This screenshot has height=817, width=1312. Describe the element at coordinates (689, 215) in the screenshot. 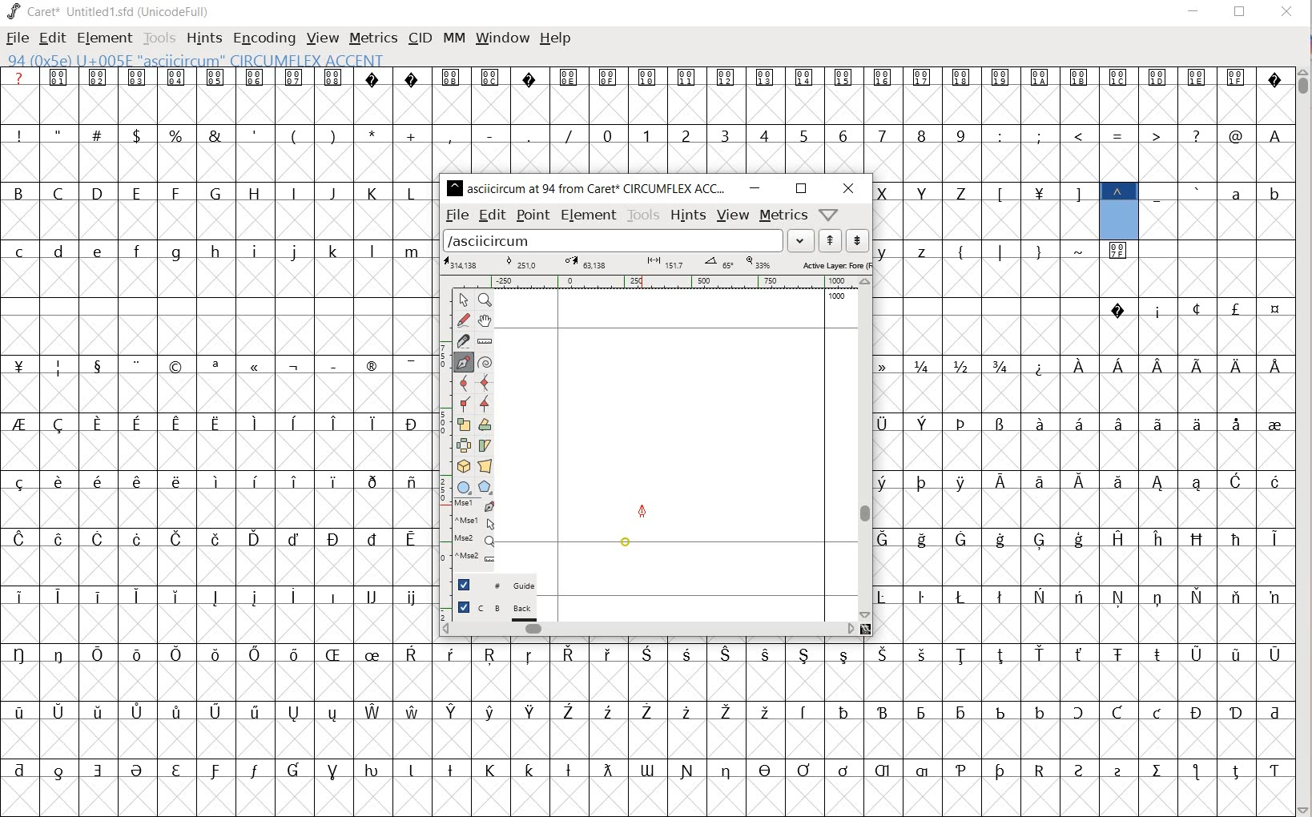

I see `hints` at that location.